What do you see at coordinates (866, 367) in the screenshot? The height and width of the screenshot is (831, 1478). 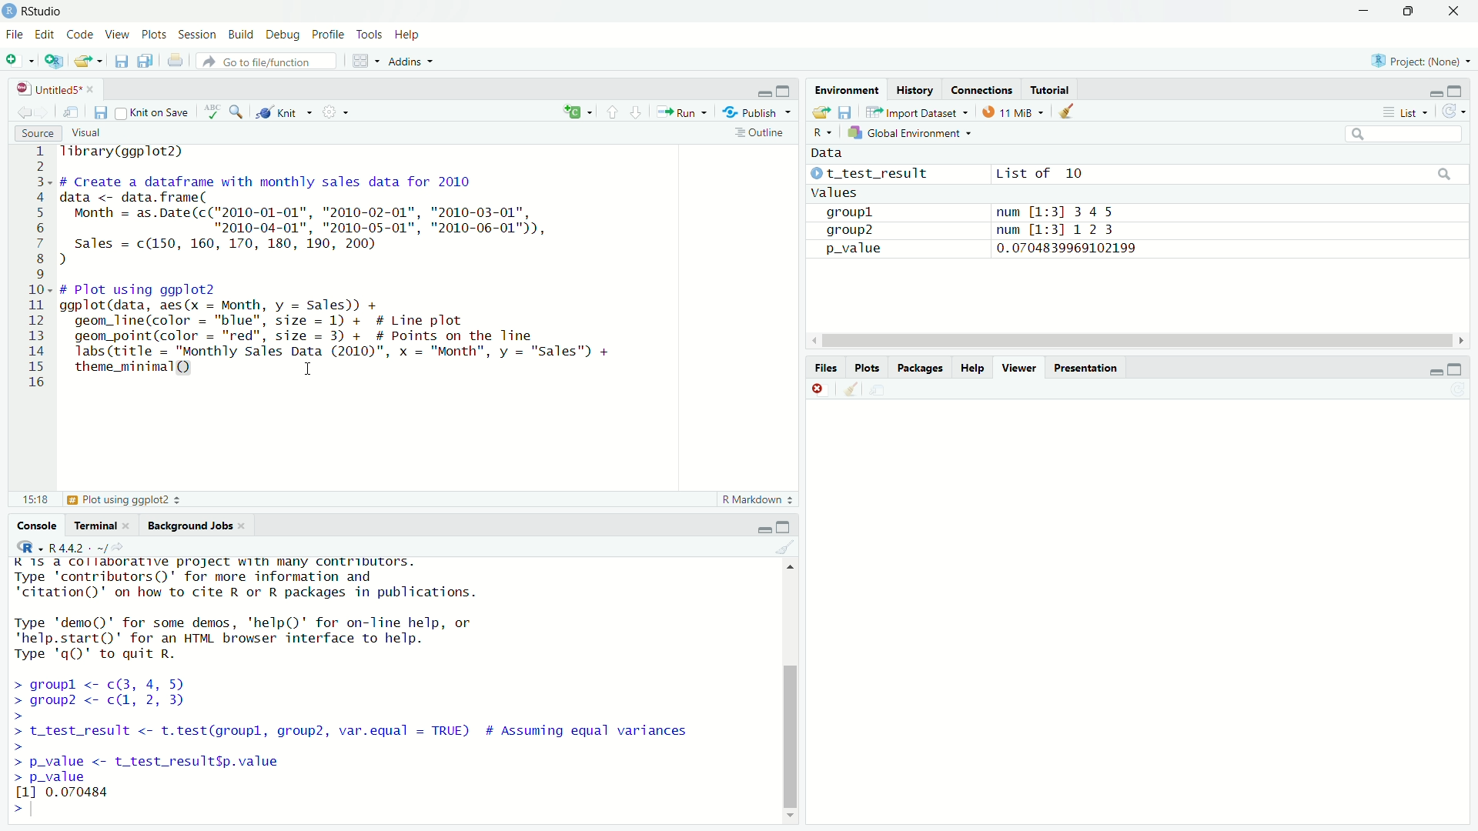 I see `les Plots` at bounding box center [866, 367].